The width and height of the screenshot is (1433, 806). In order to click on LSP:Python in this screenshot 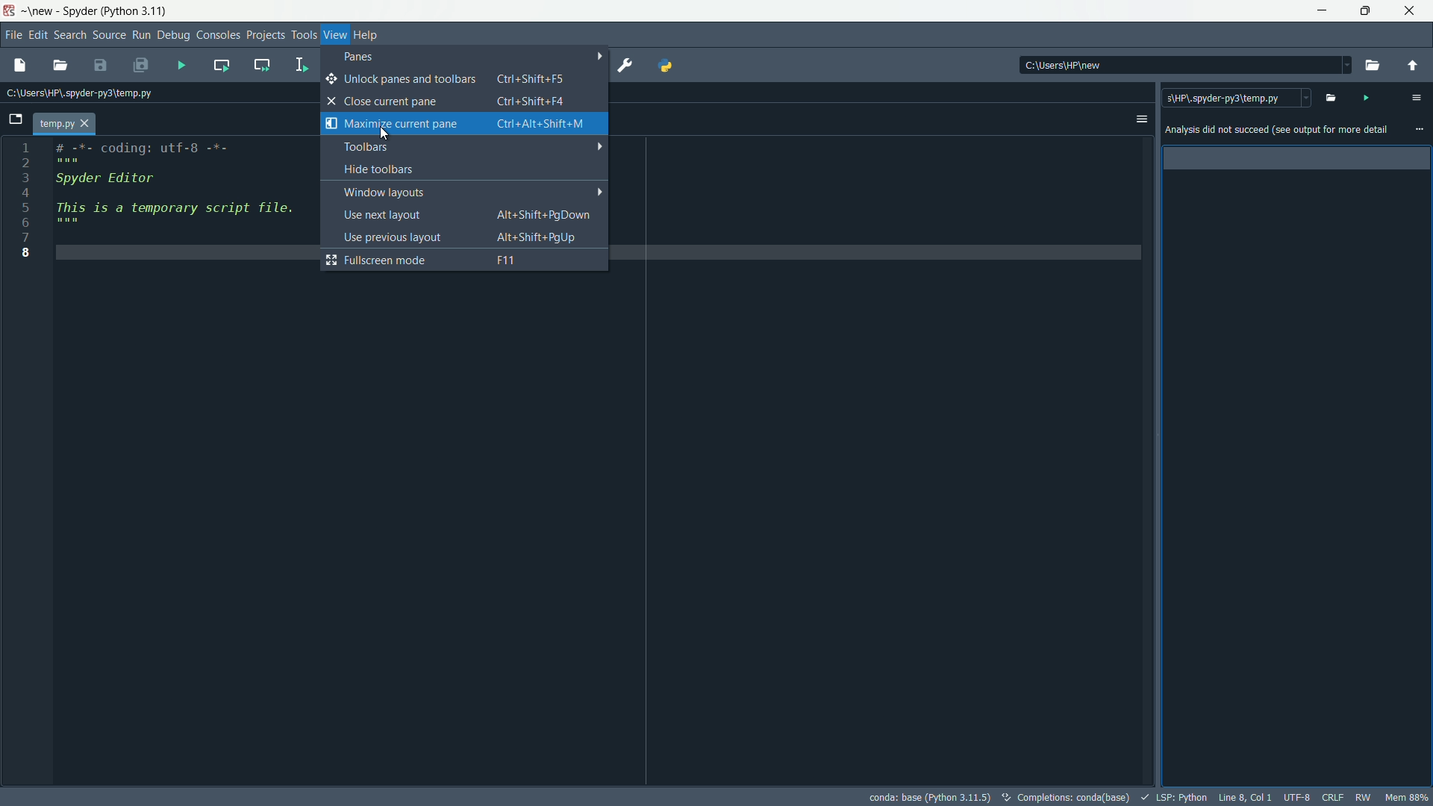, I will do `click(1173, 796)`.